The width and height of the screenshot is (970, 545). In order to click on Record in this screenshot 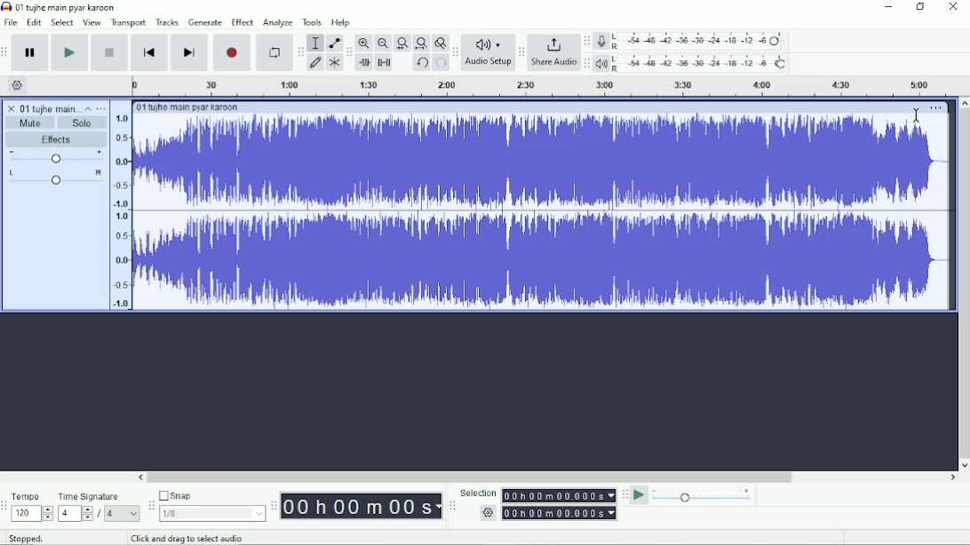, I will do `click(233, 53)`.